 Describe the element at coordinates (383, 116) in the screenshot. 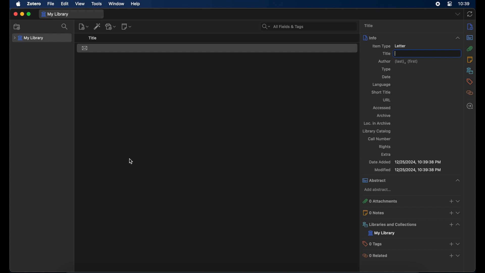

I see `archive` at that location.